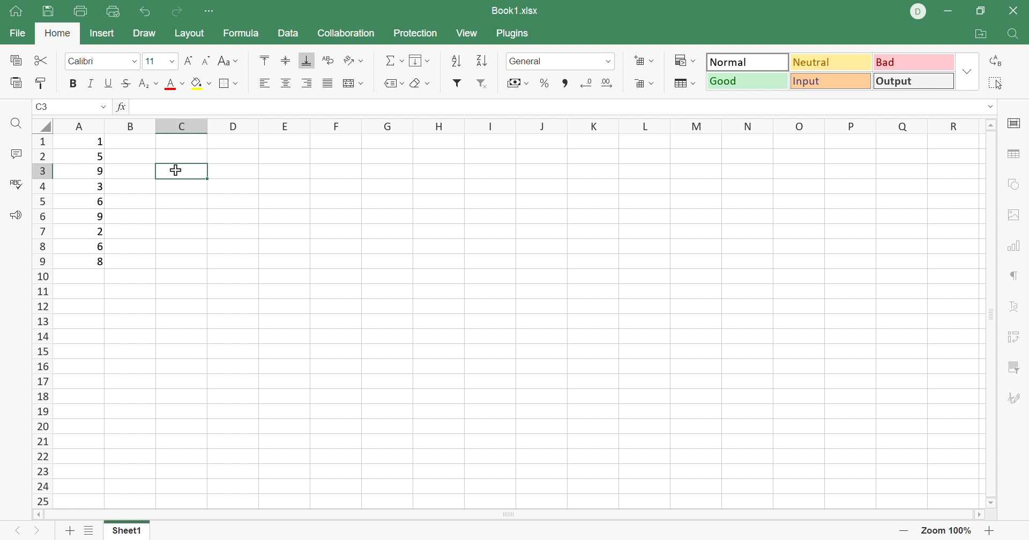 The image size is (1029, 540). What do you see at coordinates (686, 60) in the screenshot?
I see `Conditional formatting` at bounding box center [686, 60].